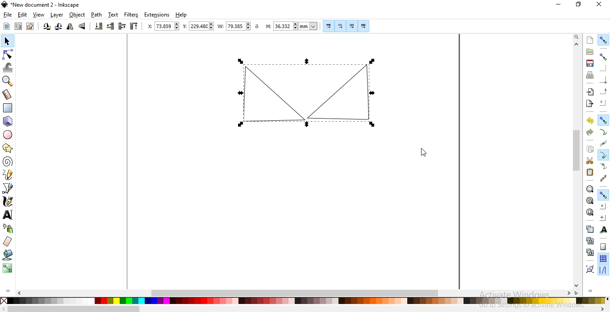 The image size is (610, 312). Describe the element at coordinates (604, 68) in the screenshot. I see `snap to edges of bounding boxes` at that location.